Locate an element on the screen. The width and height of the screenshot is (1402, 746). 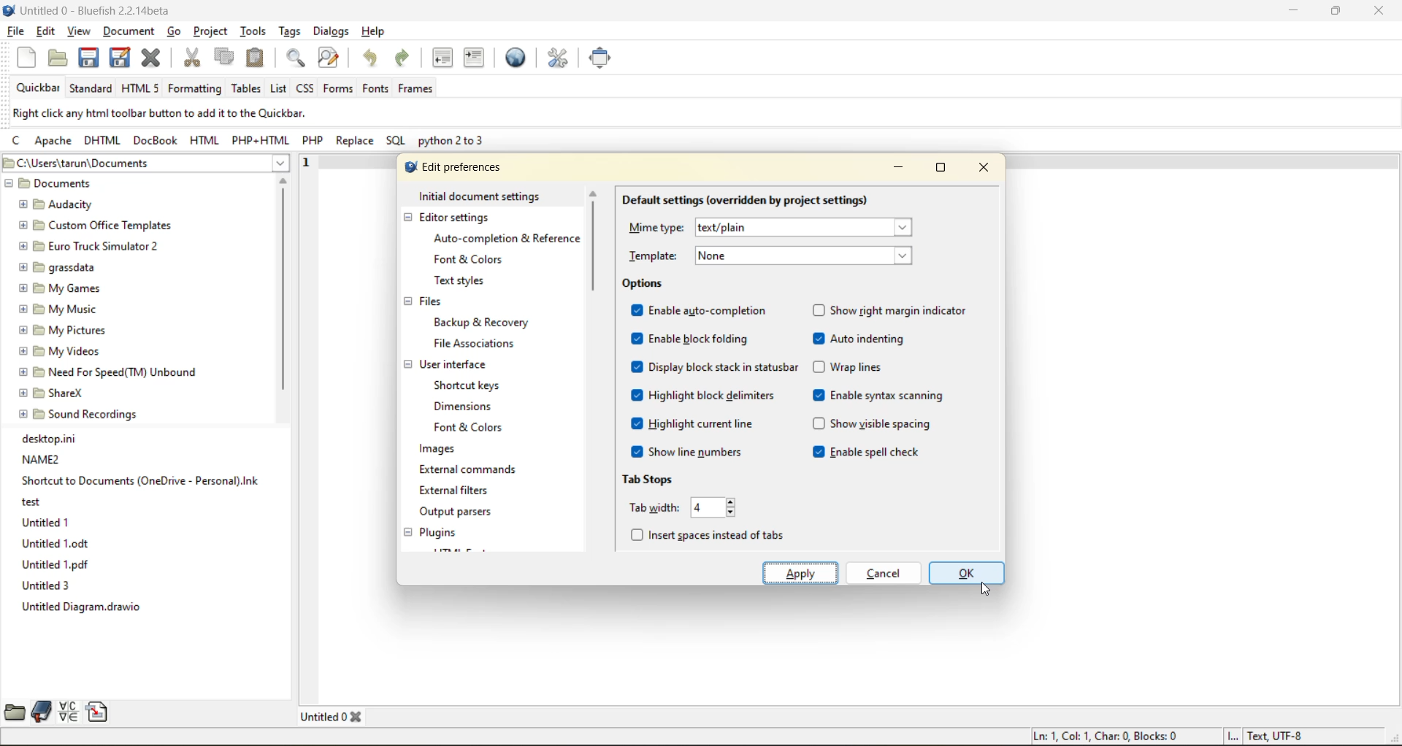
forms is located at coordinates (337, 88).